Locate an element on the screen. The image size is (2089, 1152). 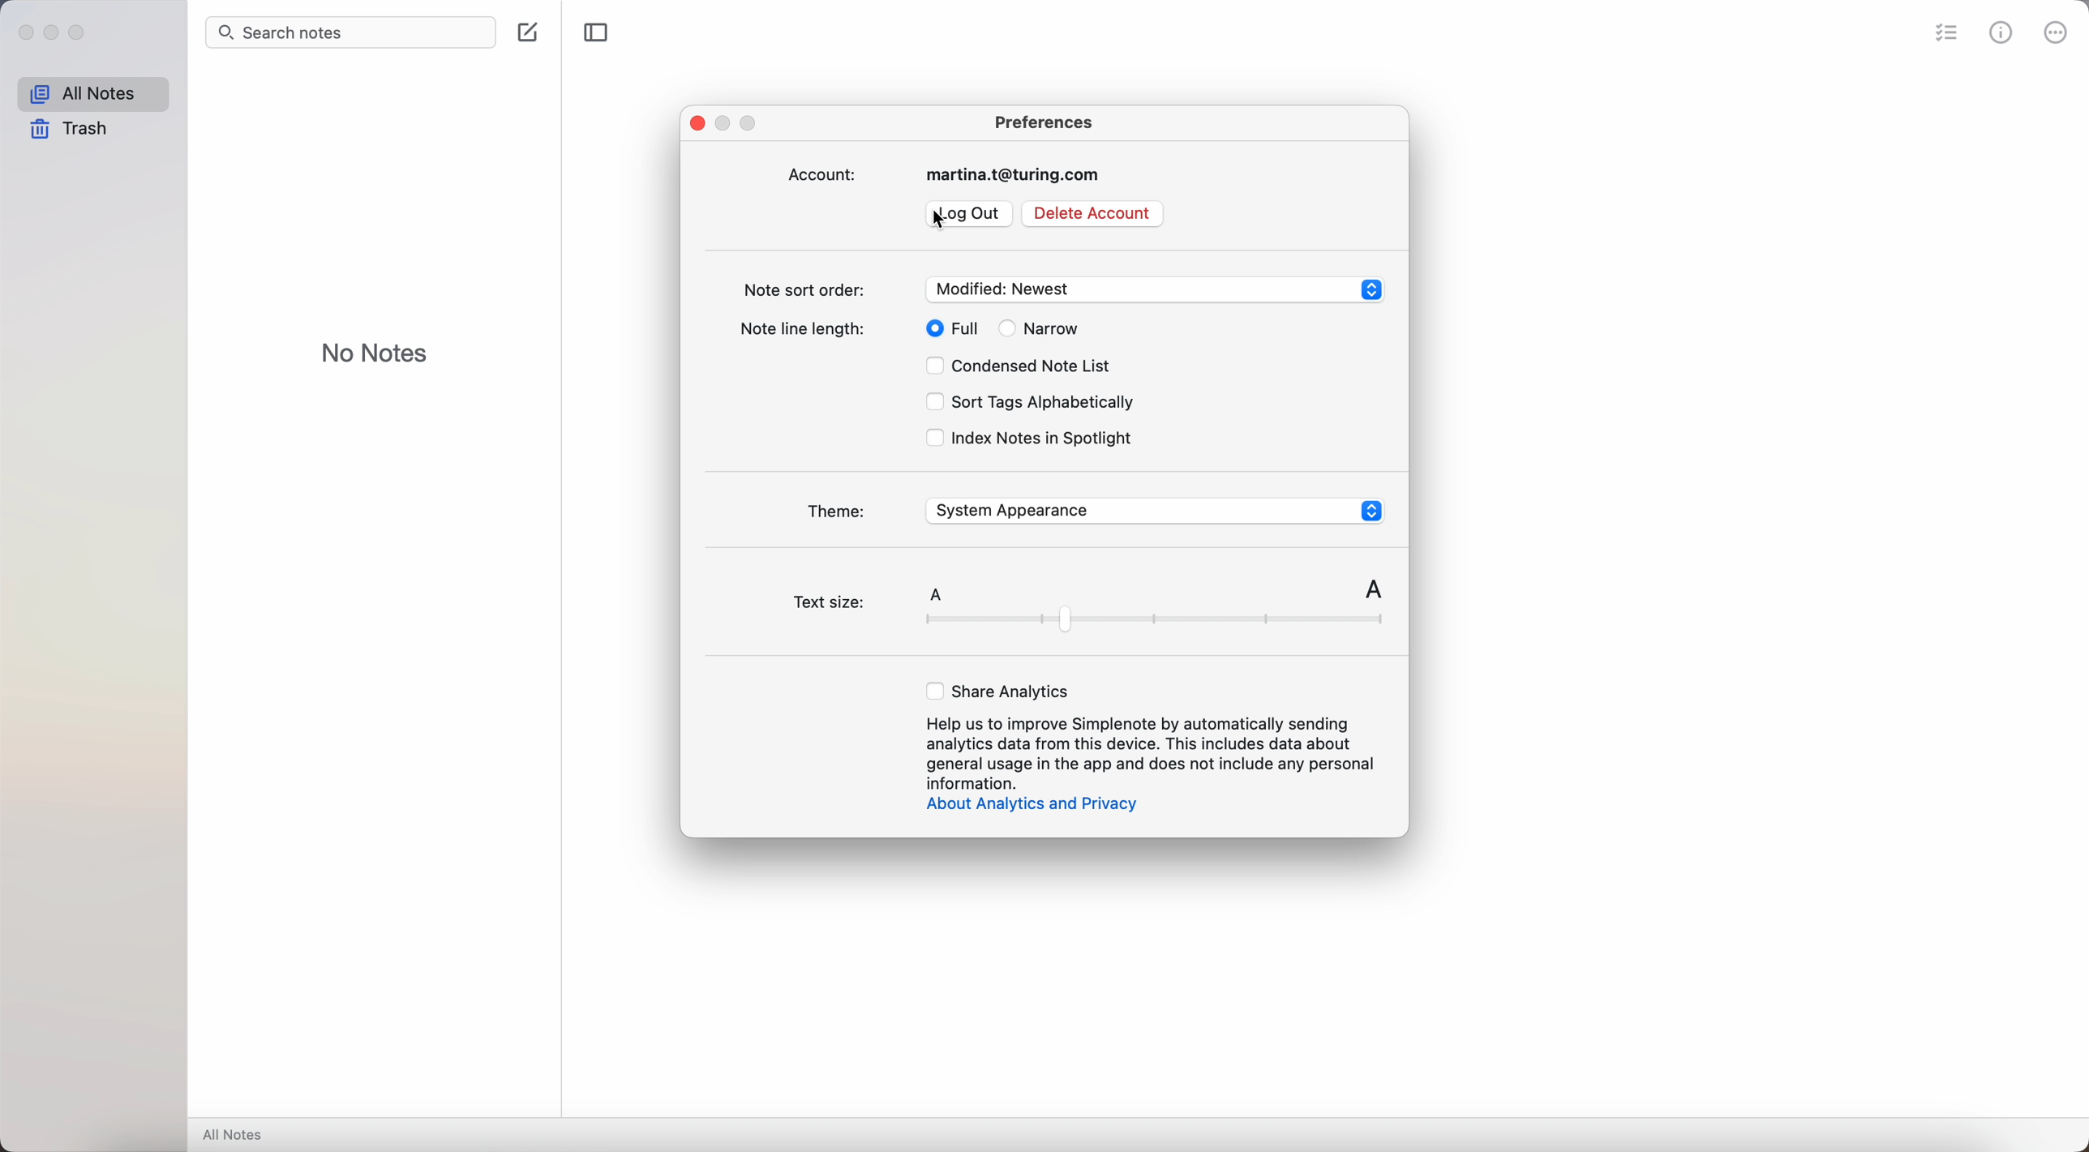
sort tags alphabetically is located at coordinates (1044, 401).